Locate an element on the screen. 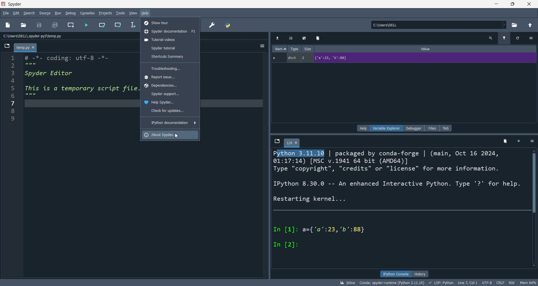  Type is located at coordinates (294, 49).